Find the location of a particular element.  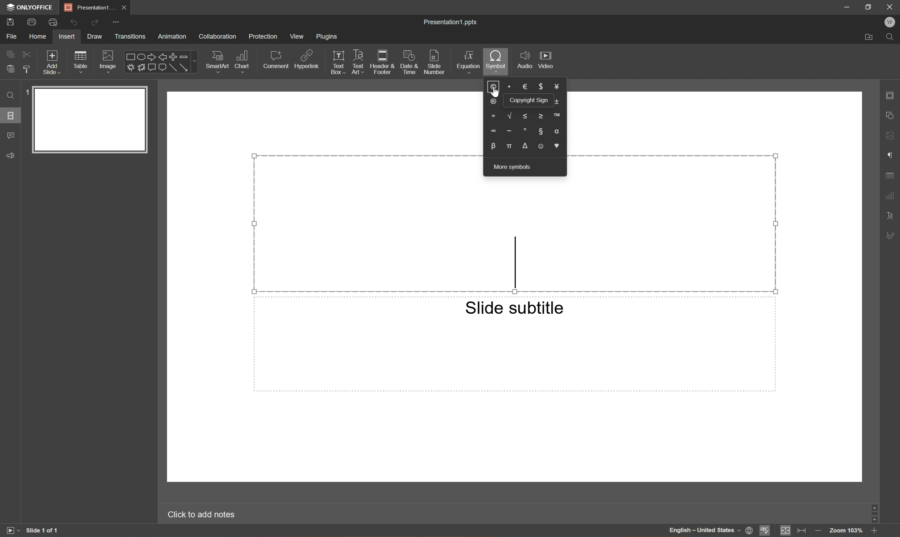

Zoom in is located at coordinates (874, 532).